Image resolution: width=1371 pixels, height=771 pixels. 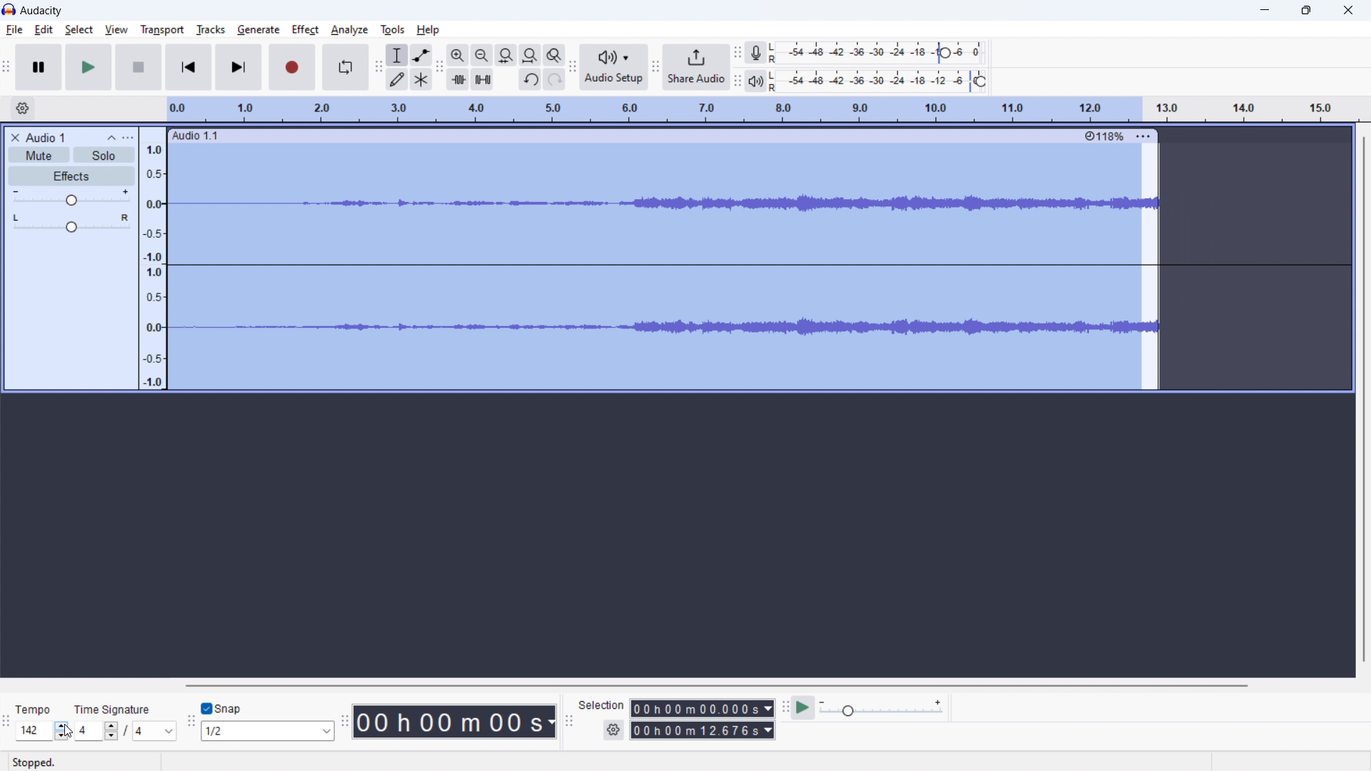 What do you see at coordinates (154, 258) in the screenshot?
I see `amplitude` at bounding box center [154, 258].